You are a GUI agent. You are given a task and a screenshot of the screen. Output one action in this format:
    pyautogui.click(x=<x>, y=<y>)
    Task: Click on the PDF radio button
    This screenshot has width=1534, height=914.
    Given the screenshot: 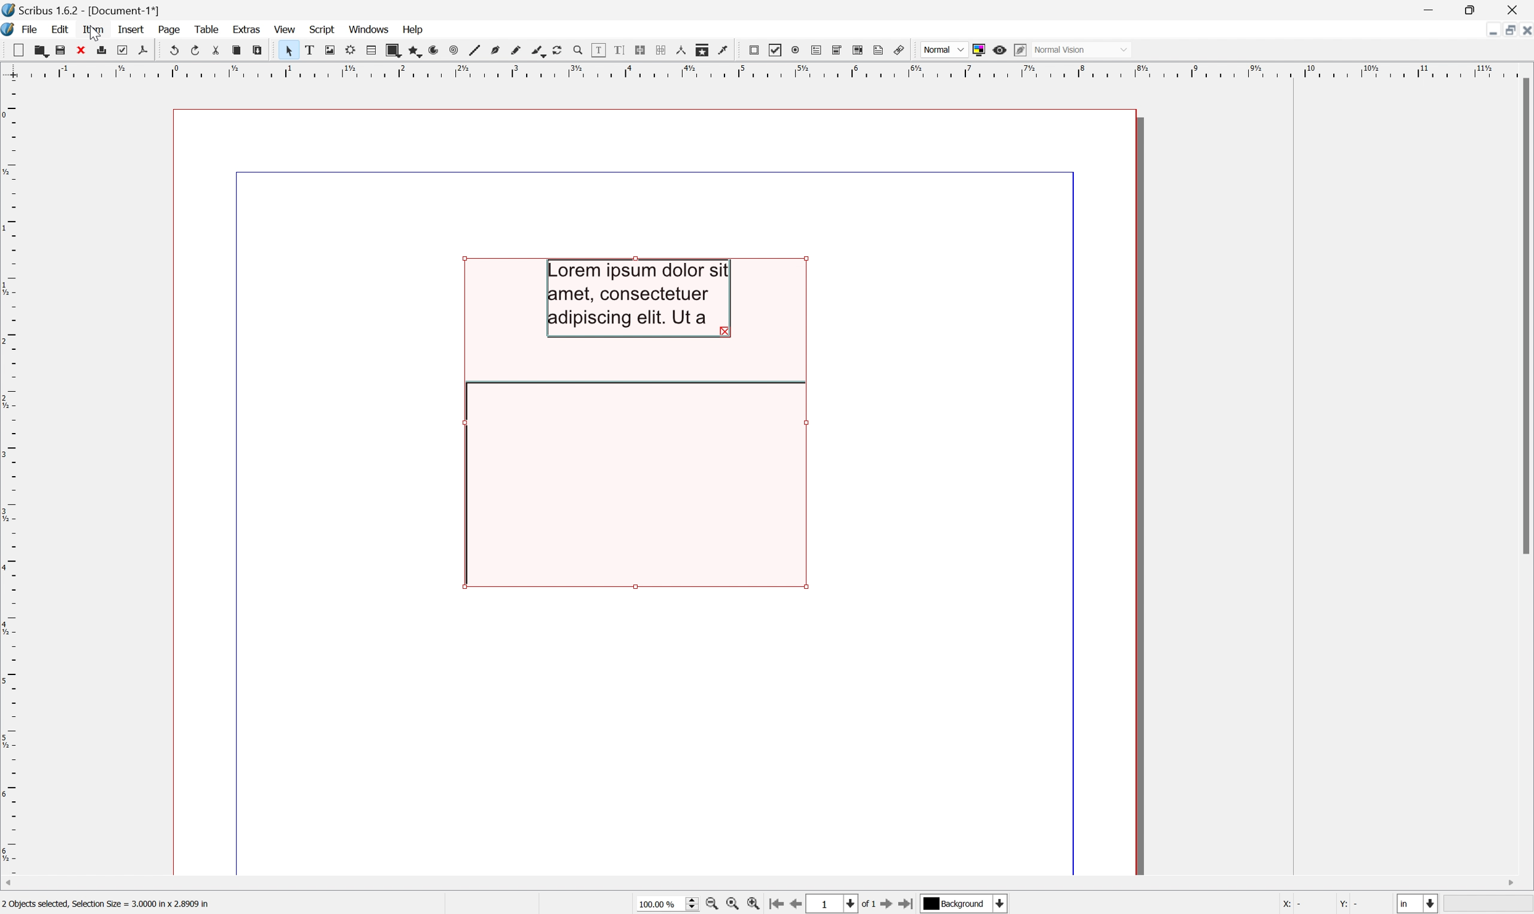 What is the action you would take?
    pyautogui.click(x=795, y=50)
    